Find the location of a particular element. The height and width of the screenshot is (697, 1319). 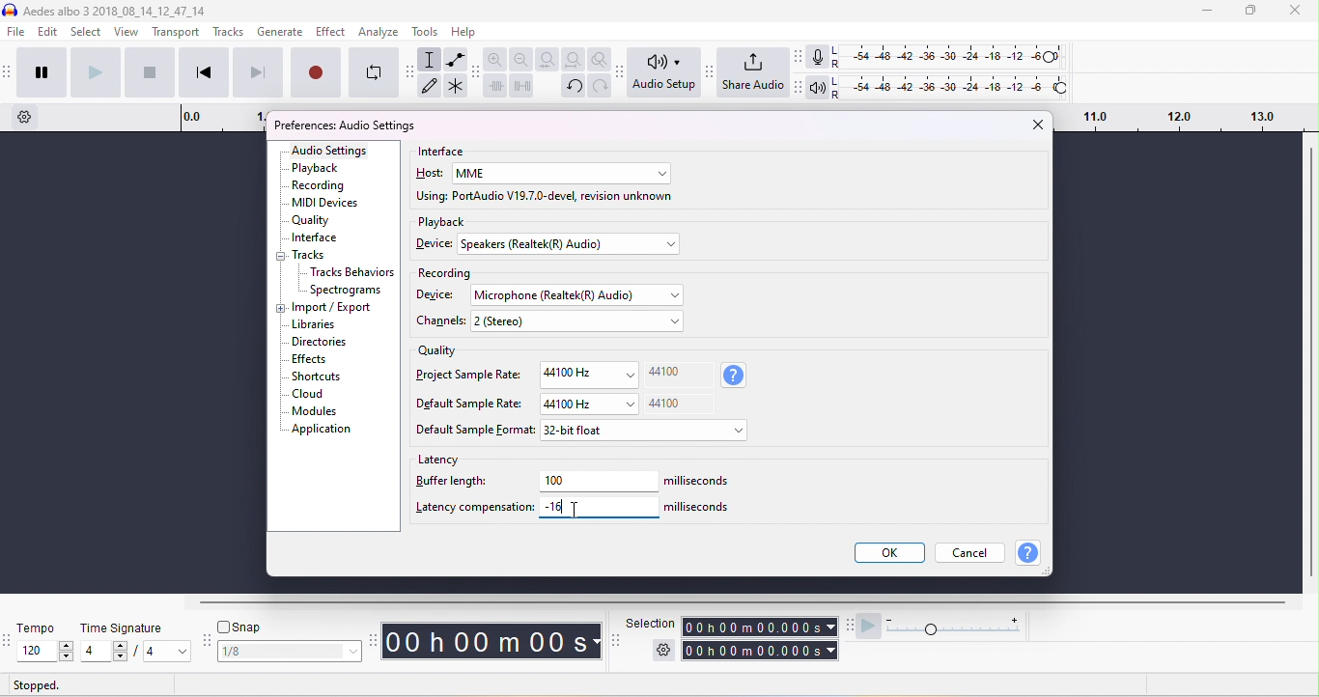

audacity play at speed toolbar is located at coordinates (851, 626).